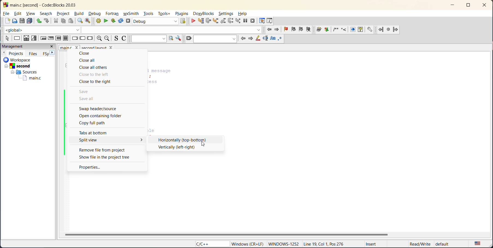 Image resolution: width=493 pixels, height=248 pixels. Describe the element at coordinates (148, 39) in the screenshot. I see `text to search` at that location.